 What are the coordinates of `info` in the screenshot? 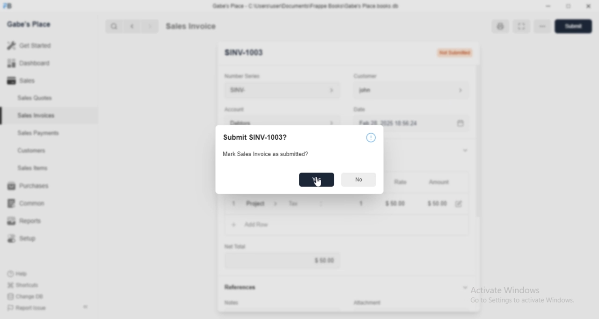 It's located at (371, 137).